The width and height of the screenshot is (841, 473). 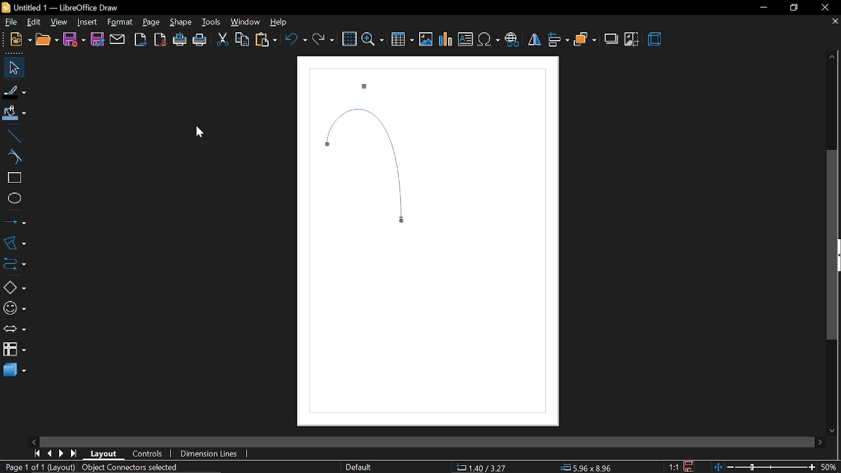 What do you see at coordinates (675, 467) in the screenshot?
I see `1:1` at bounding box center [675, 467].